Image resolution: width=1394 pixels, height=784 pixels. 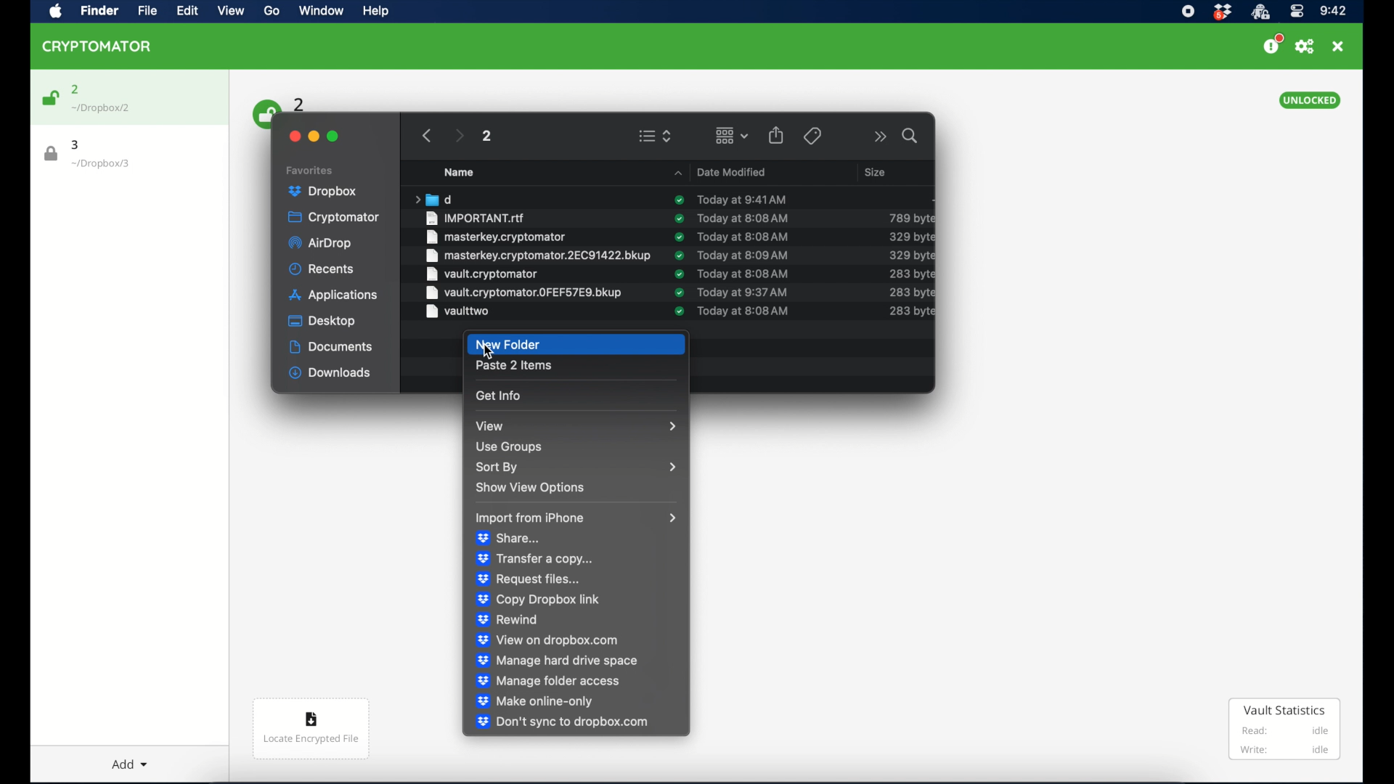 I want to click on date, so click(x=743, y=311).